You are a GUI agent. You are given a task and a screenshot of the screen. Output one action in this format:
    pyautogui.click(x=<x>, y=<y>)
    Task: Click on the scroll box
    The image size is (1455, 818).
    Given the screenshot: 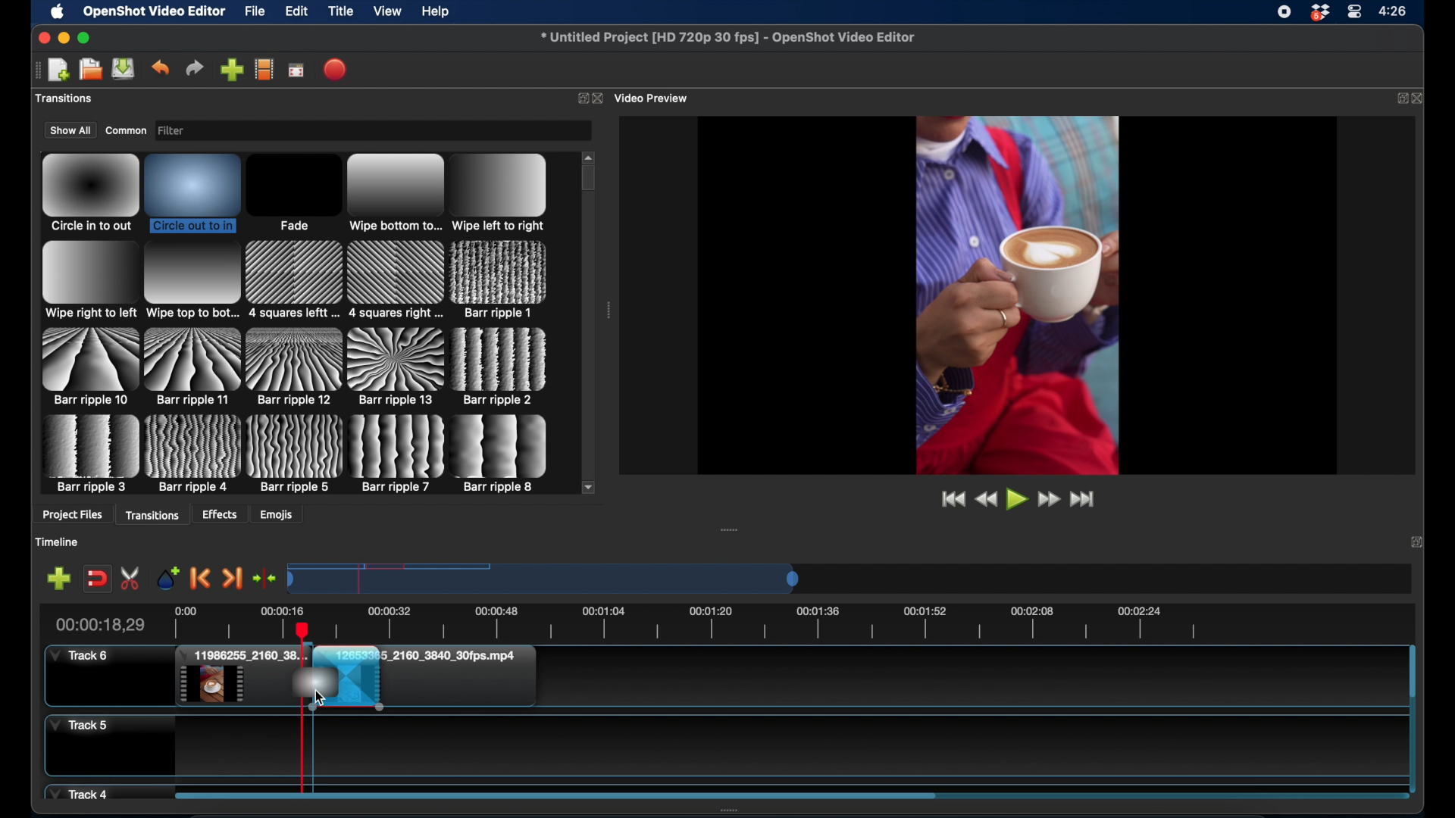 What is the action you would take?
    pyautogui.click(x=590, y=180)
    